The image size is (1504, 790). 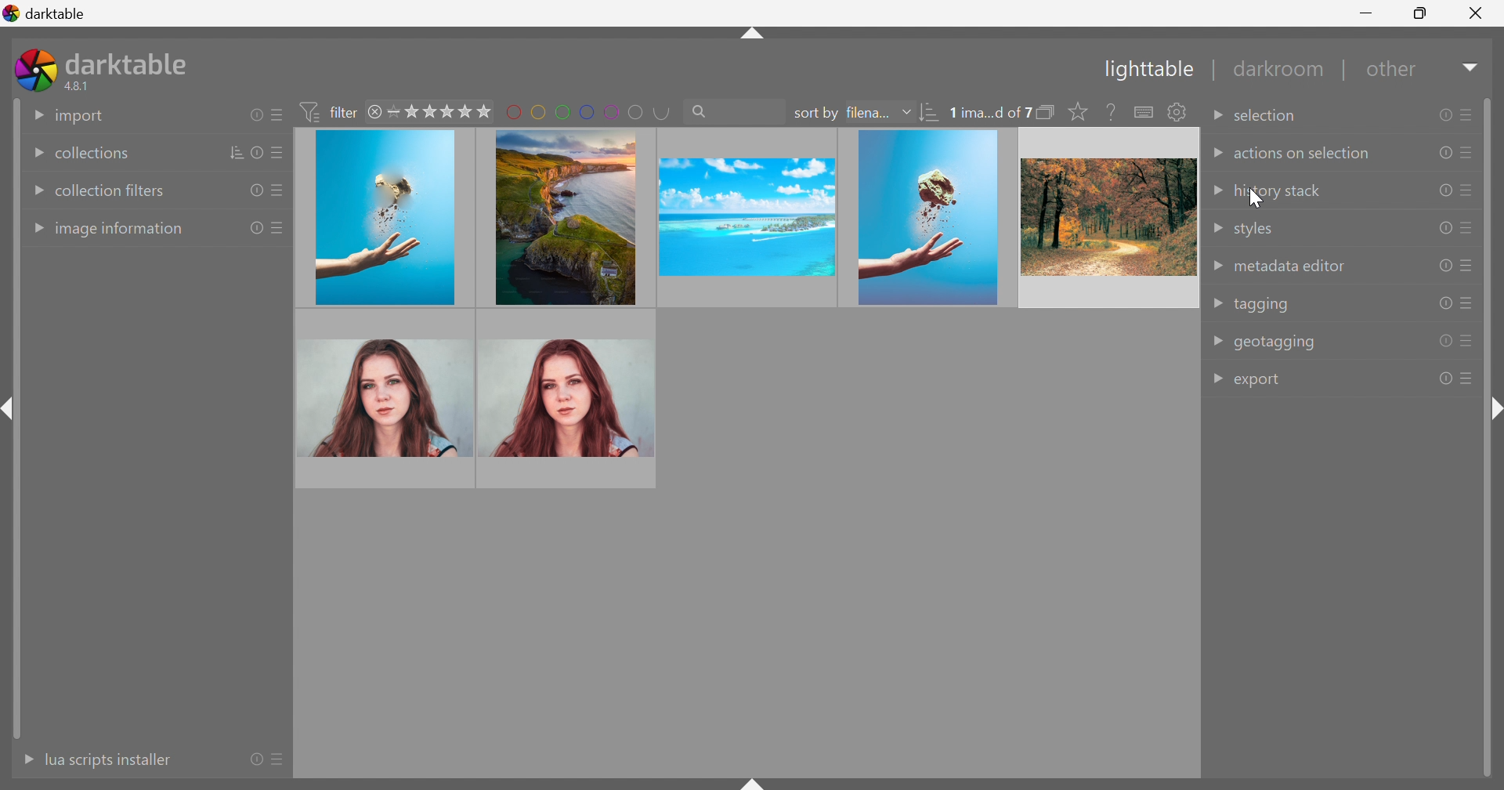 What do you see at coordinates (1282, 70) in the screenshot?
I see `darkroom` at bounding box center [1282, 70].